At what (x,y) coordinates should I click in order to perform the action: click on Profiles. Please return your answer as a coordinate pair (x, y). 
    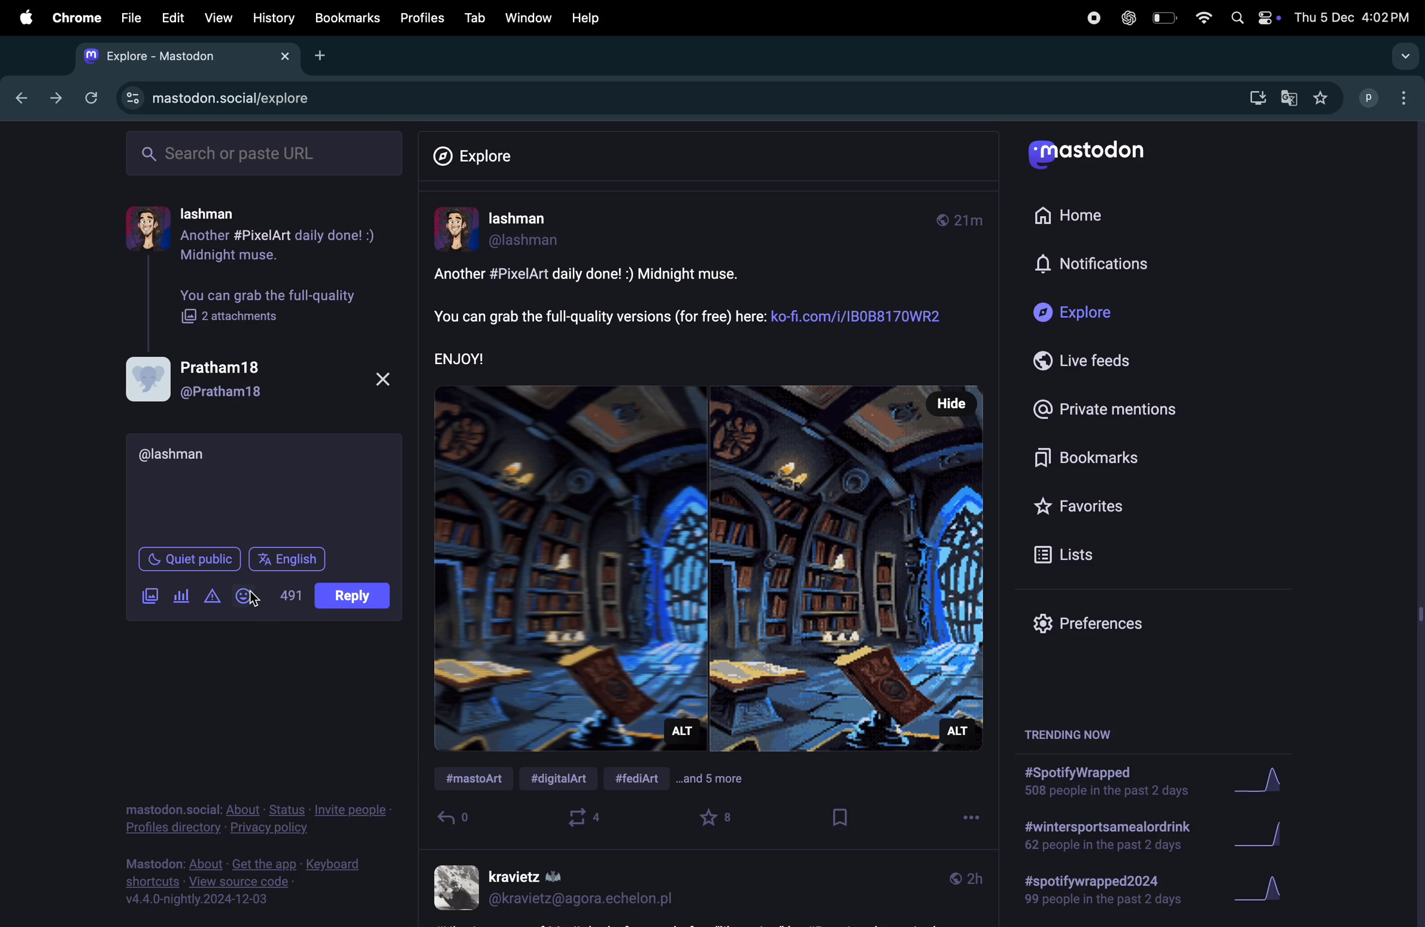
    Looking at the image, I should click on (423, 17).